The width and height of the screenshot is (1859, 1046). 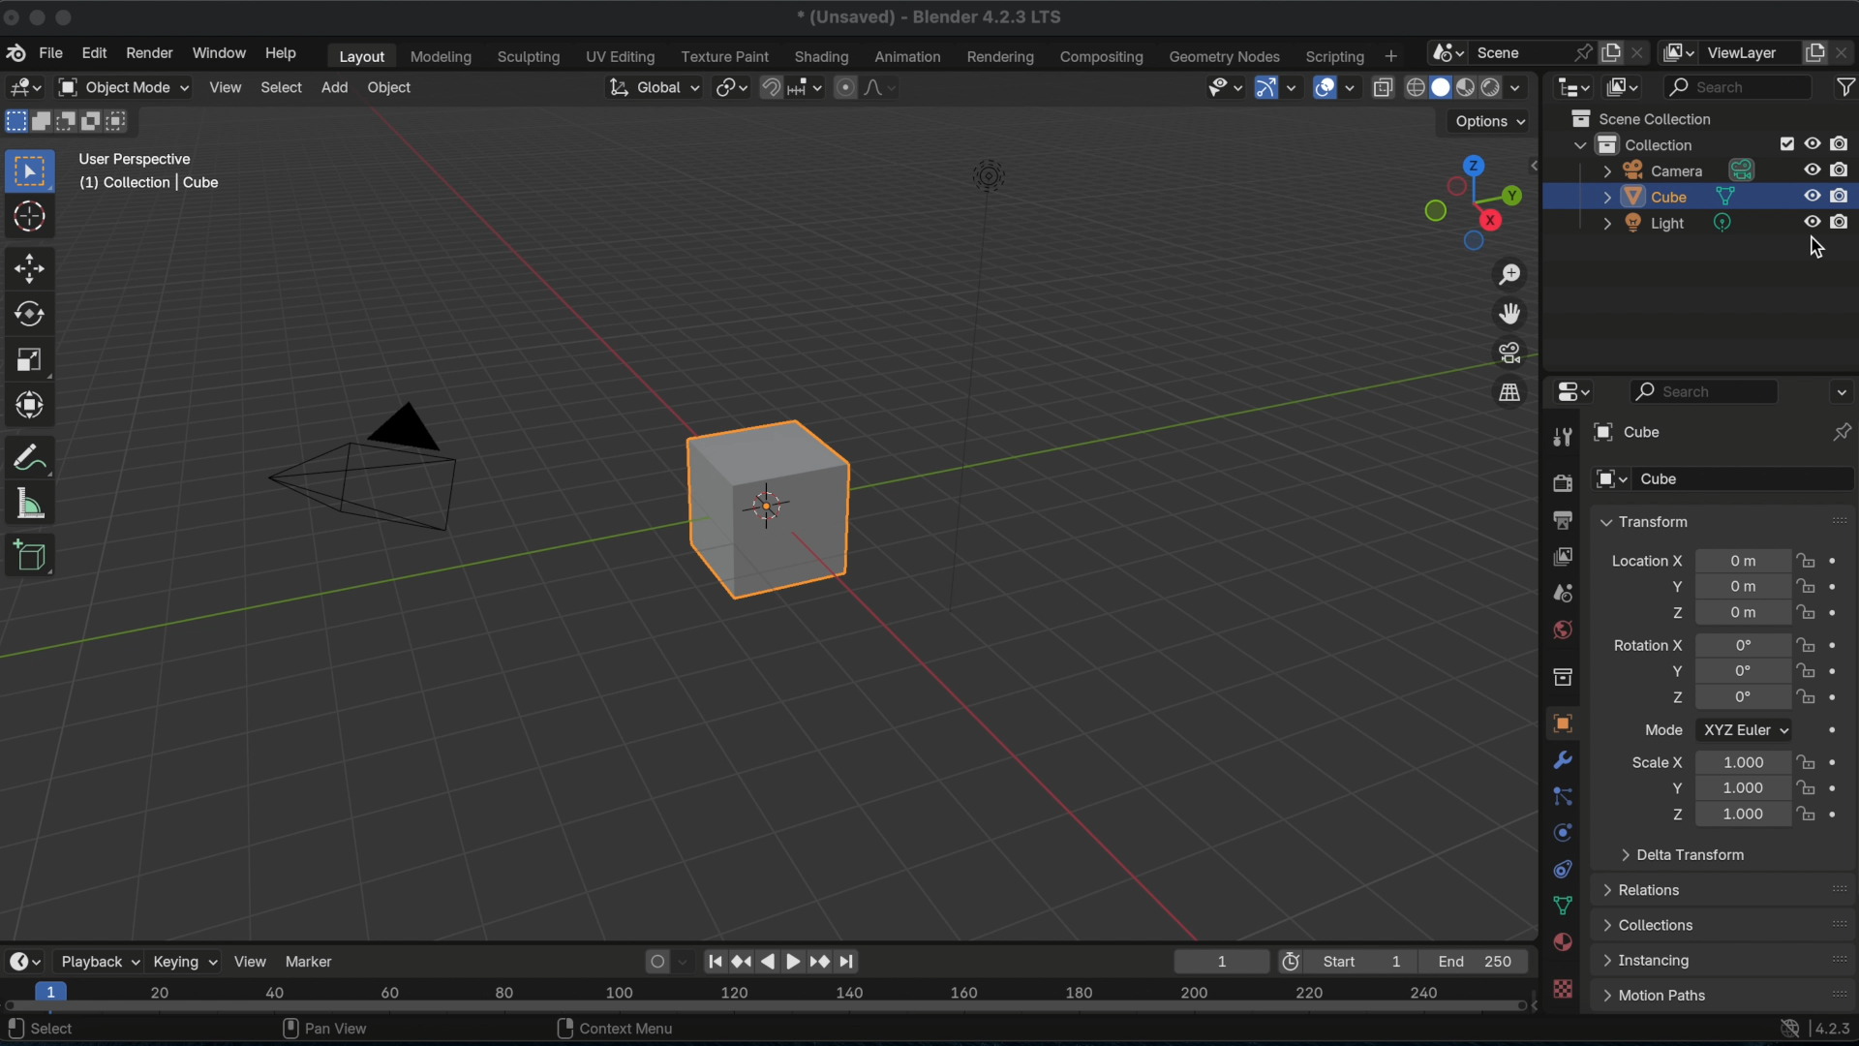 I want to click on editor type dropdown, so click(x=24, y=958).